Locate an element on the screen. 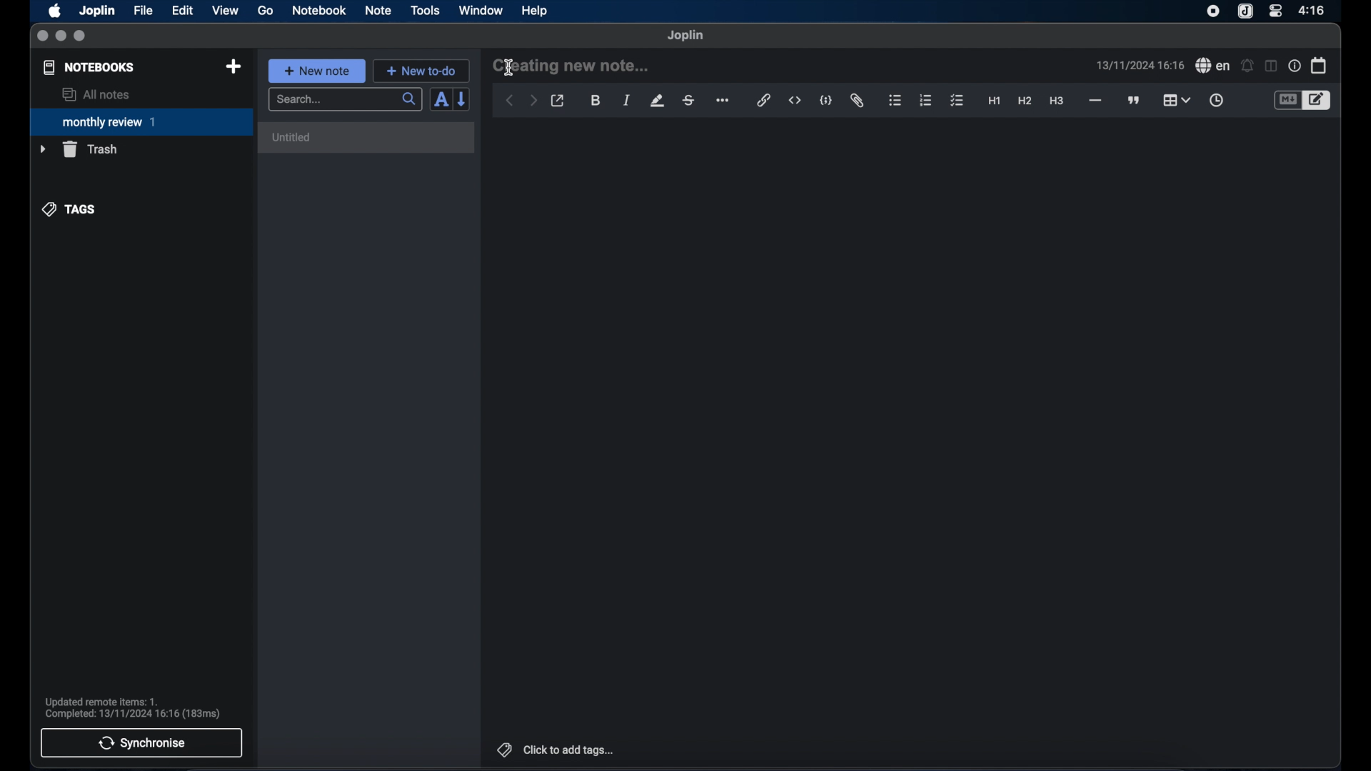 The width and height of the screenshot is (1371, 771). horizontal rule is located at coordinates (1094, 101).